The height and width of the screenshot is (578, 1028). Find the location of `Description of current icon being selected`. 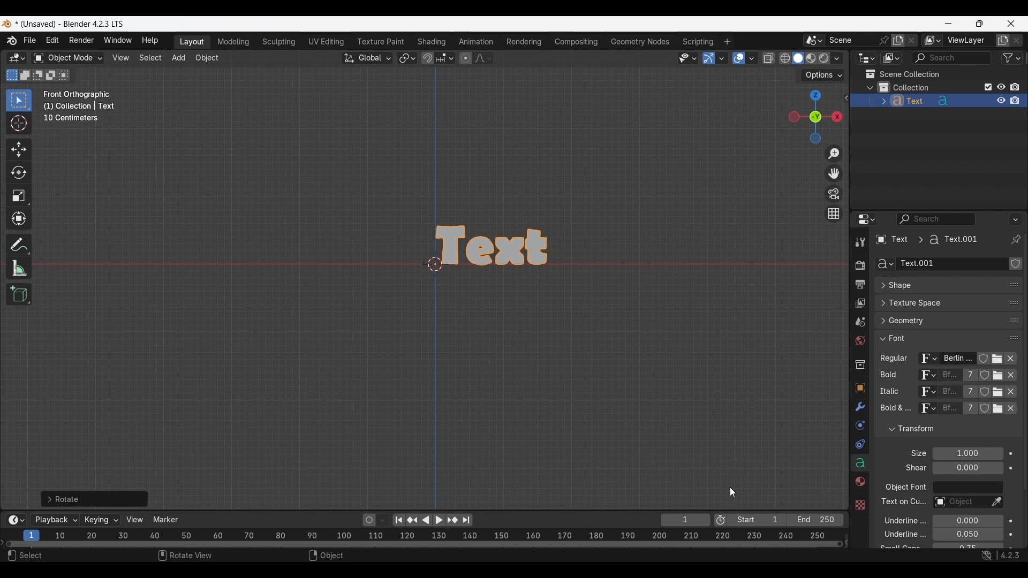

Description of current icon being selected is located at coordinates (961, 387).